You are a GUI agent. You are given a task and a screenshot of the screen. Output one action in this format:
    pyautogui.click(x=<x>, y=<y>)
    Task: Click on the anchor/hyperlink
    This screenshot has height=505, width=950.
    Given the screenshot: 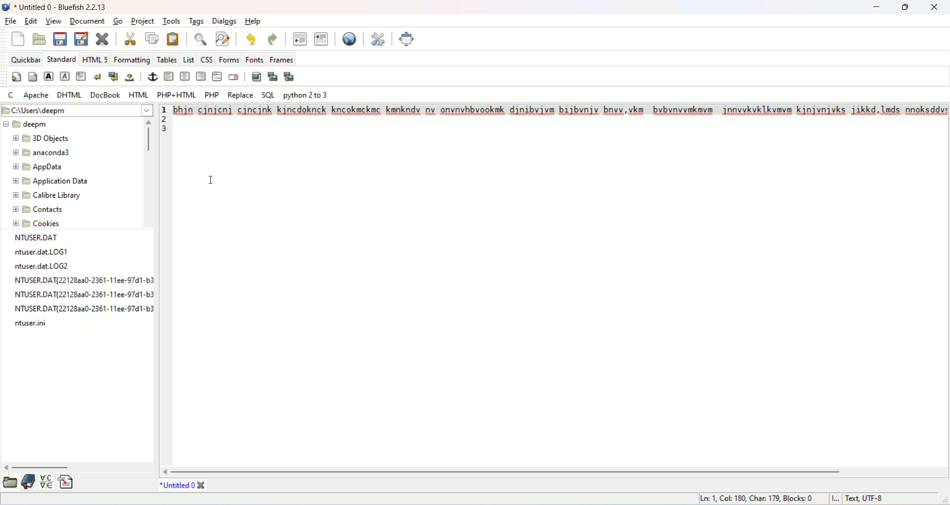 What is the action you would take?
    pyautogui.click(x=152, y=78)
    